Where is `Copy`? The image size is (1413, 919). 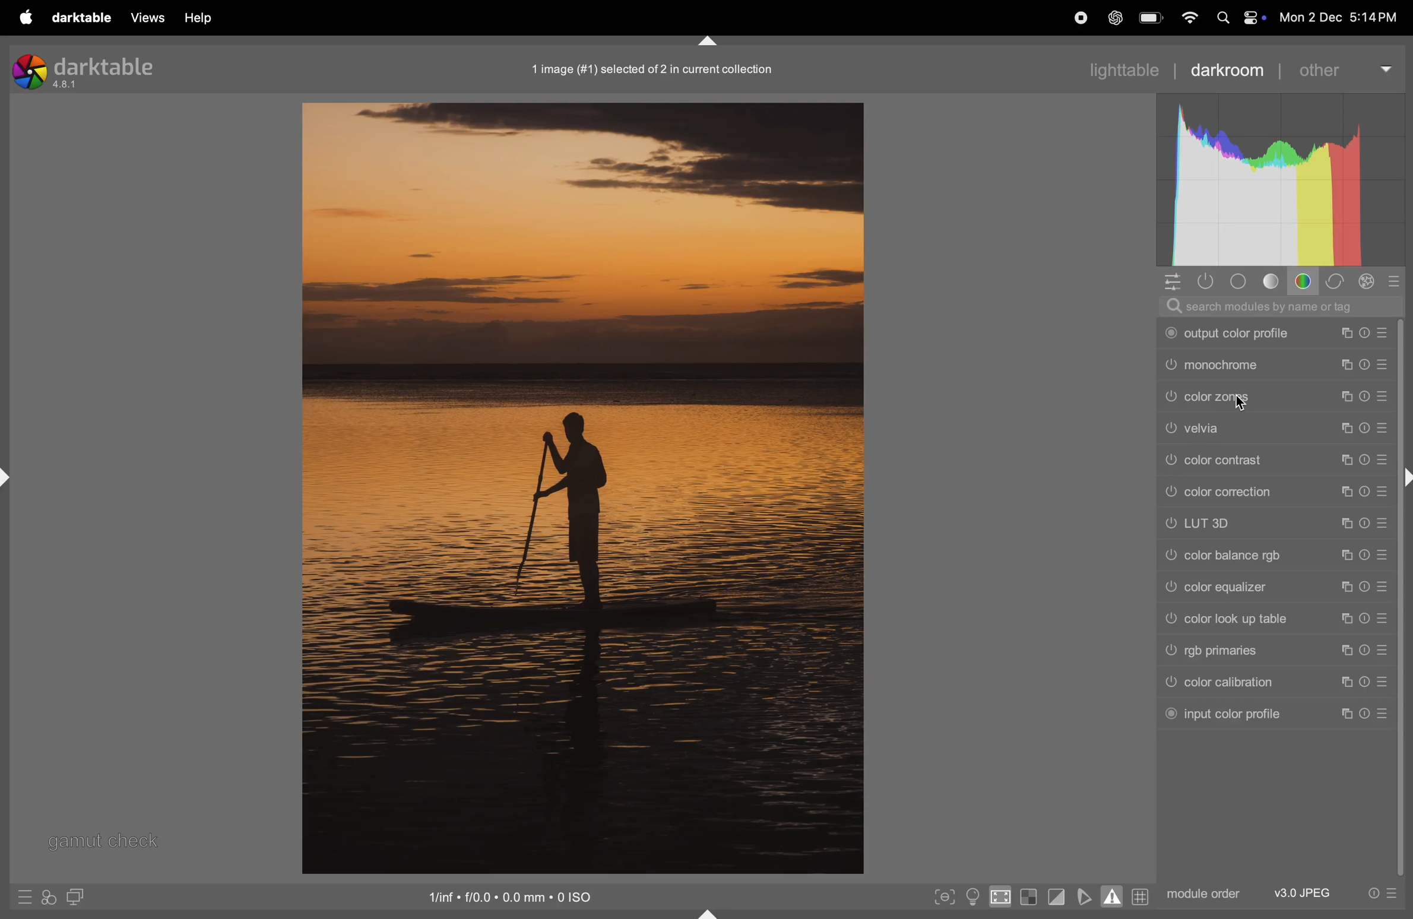
Copy is located at coordinates (1345, 619).